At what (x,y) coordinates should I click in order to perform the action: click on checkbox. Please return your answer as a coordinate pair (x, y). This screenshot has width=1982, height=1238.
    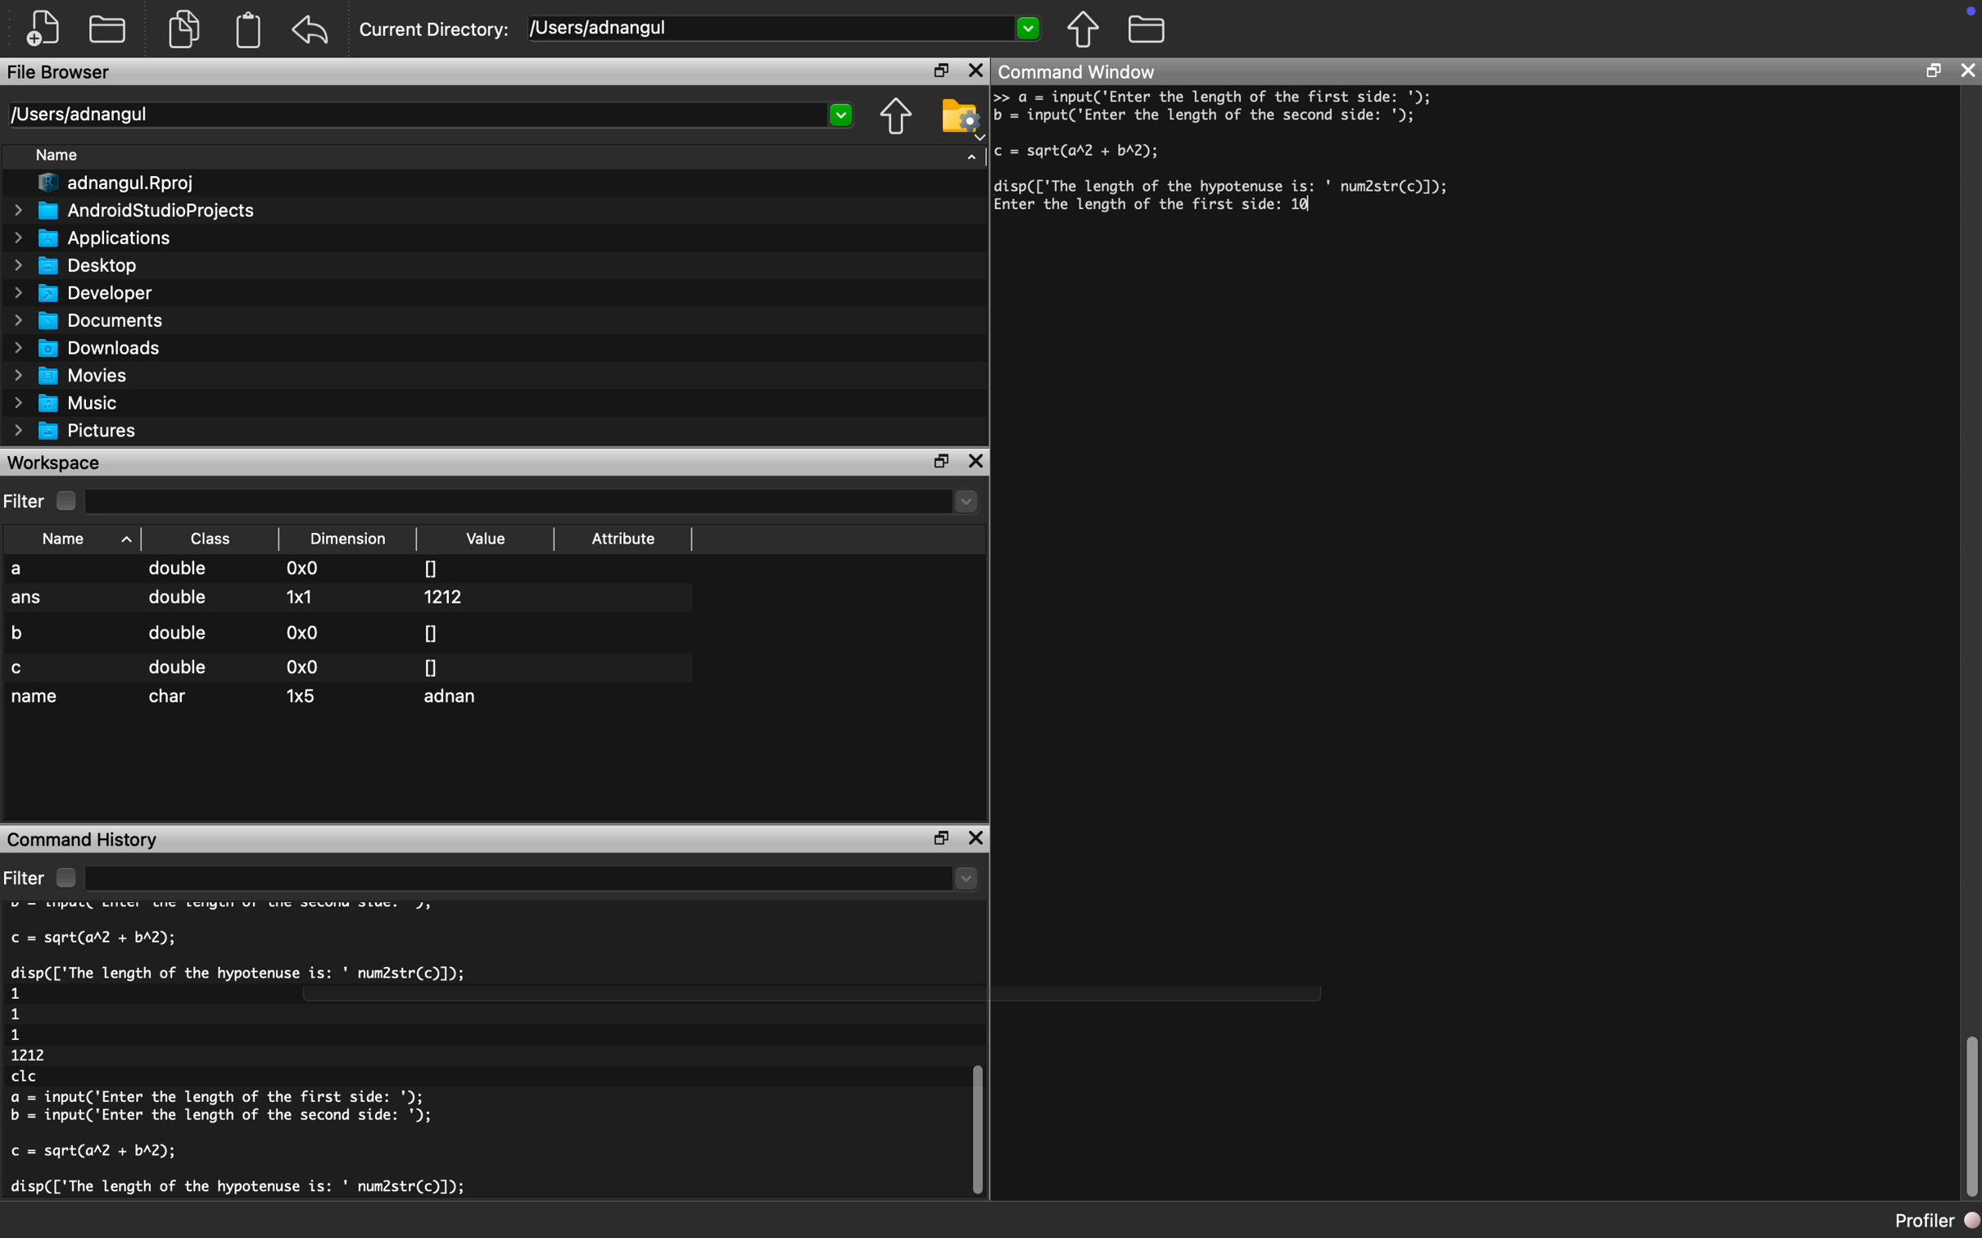
    Looking at the image, I should click on (65, 878).